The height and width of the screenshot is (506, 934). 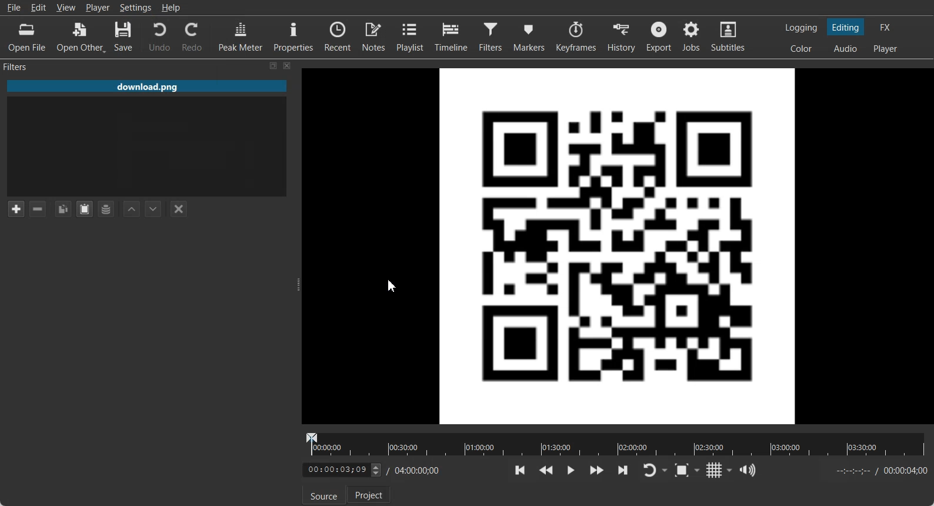 I want to click on Undo, so click(x=159, y=37).